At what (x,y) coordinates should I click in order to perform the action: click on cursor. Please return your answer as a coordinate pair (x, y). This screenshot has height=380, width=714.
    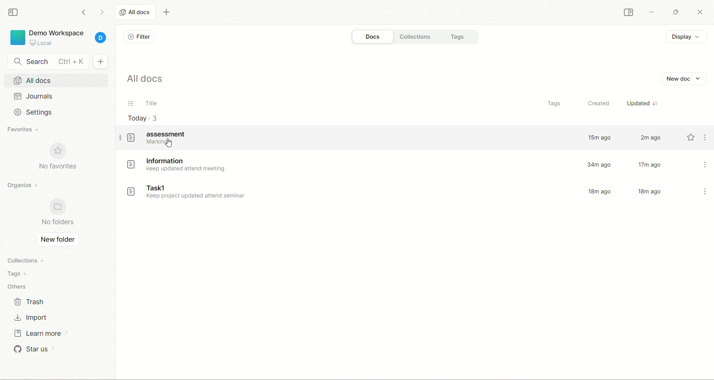
    Looking at the image, I should click on (168, 143).